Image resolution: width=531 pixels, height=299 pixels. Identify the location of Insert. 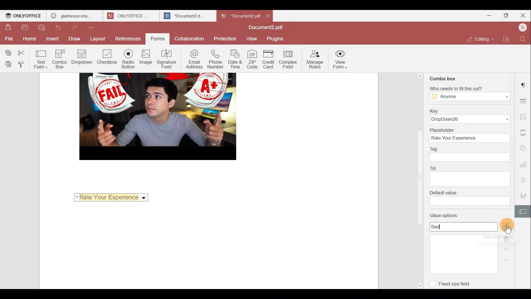
(51, 39).